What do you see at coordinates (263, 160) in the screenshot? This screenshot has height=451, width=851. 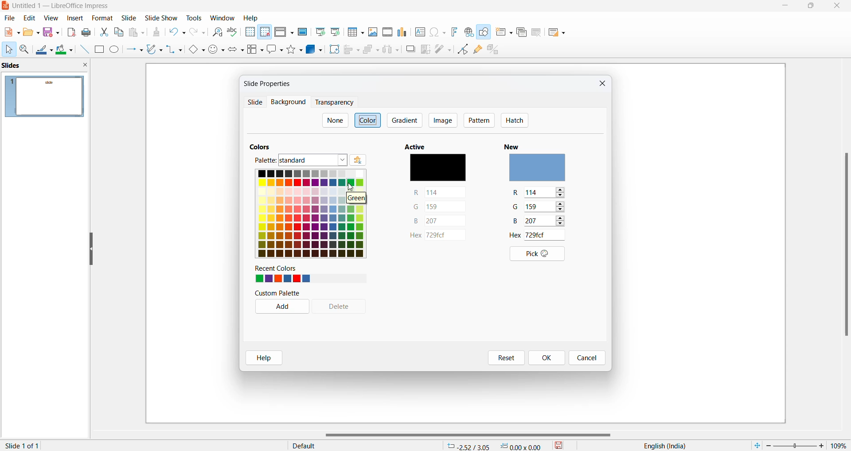 I see `palette ` at bounding box center [263, 160].